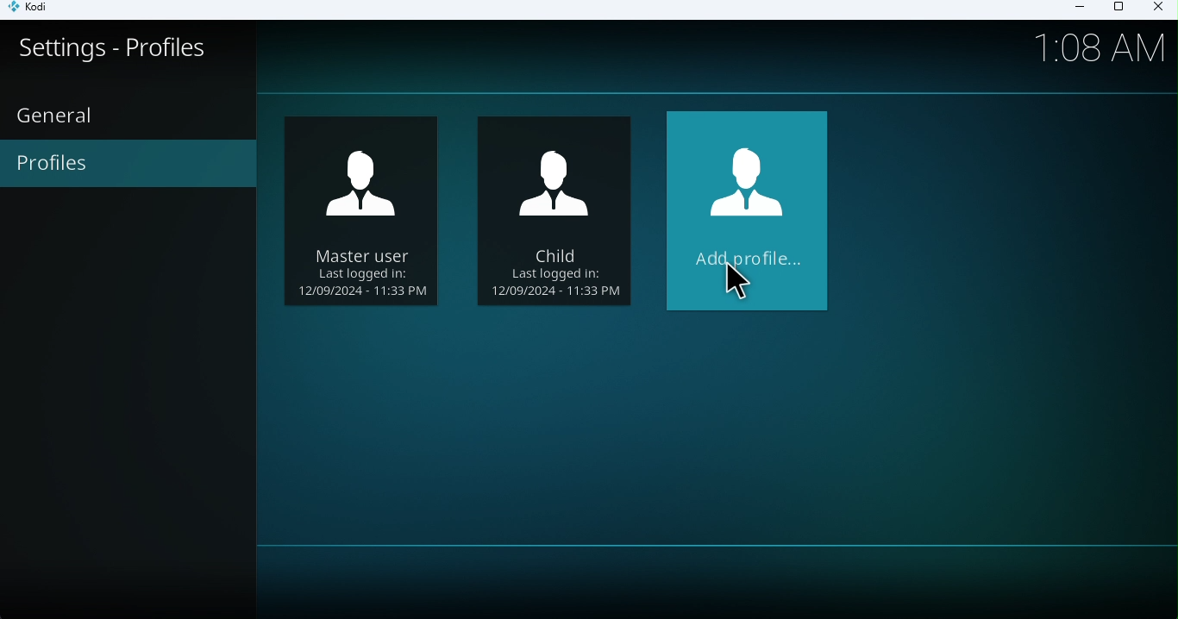  Describe the element at coordinates (1101, 46) in the screenshot. I see `Time` at that location.